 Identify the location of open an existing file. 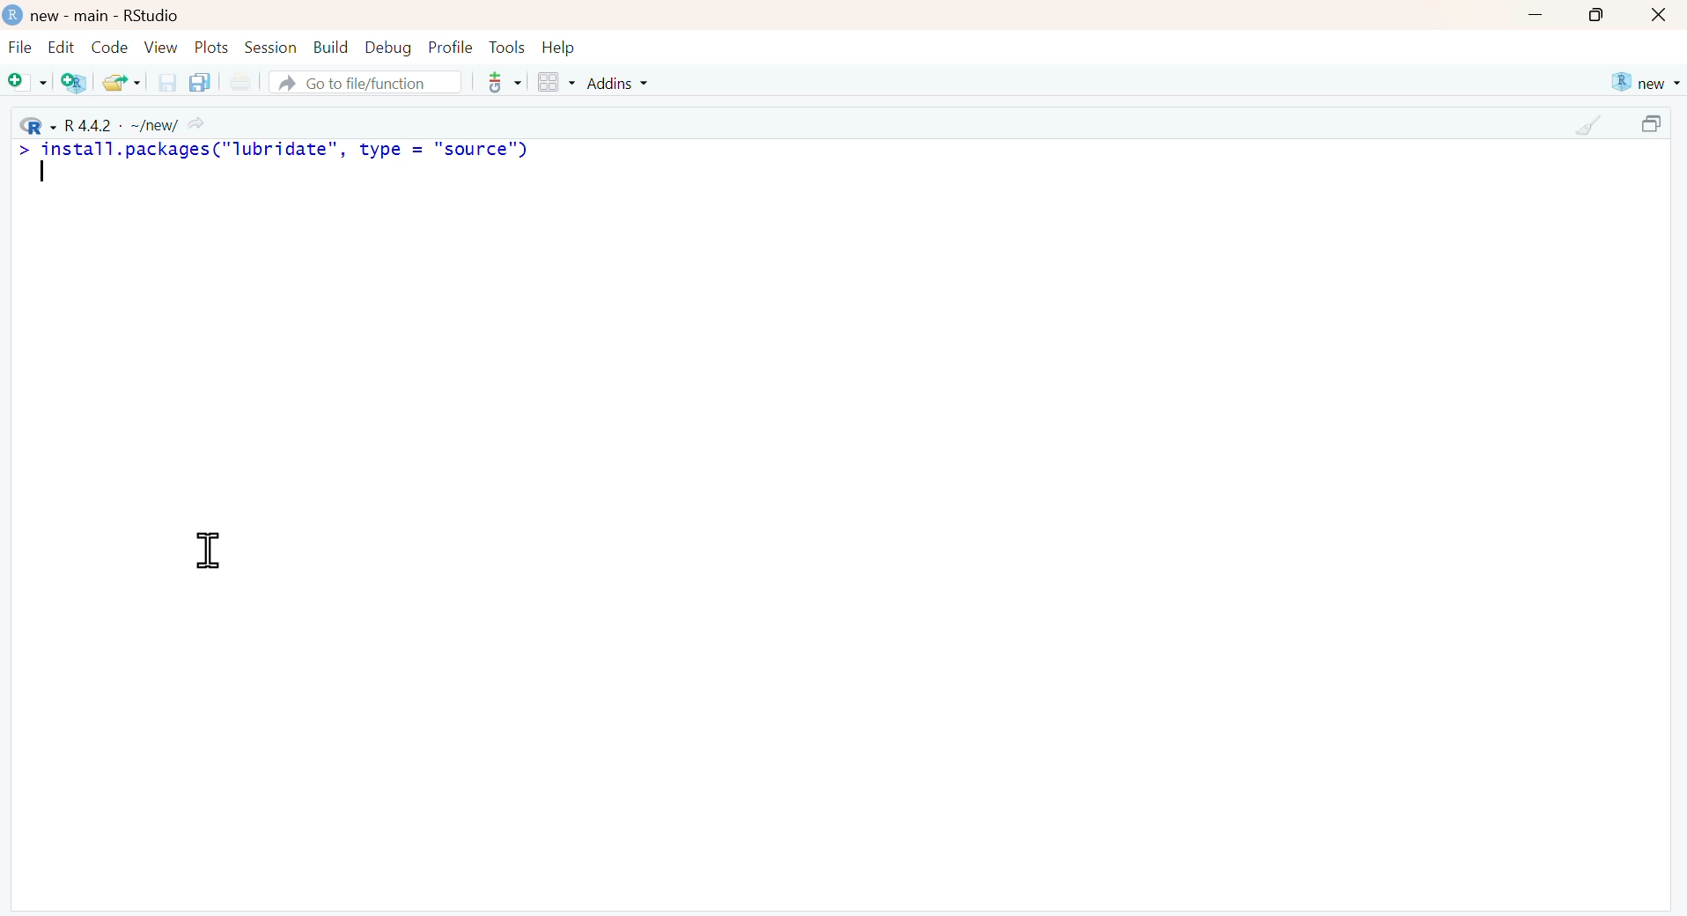
(121, 81).